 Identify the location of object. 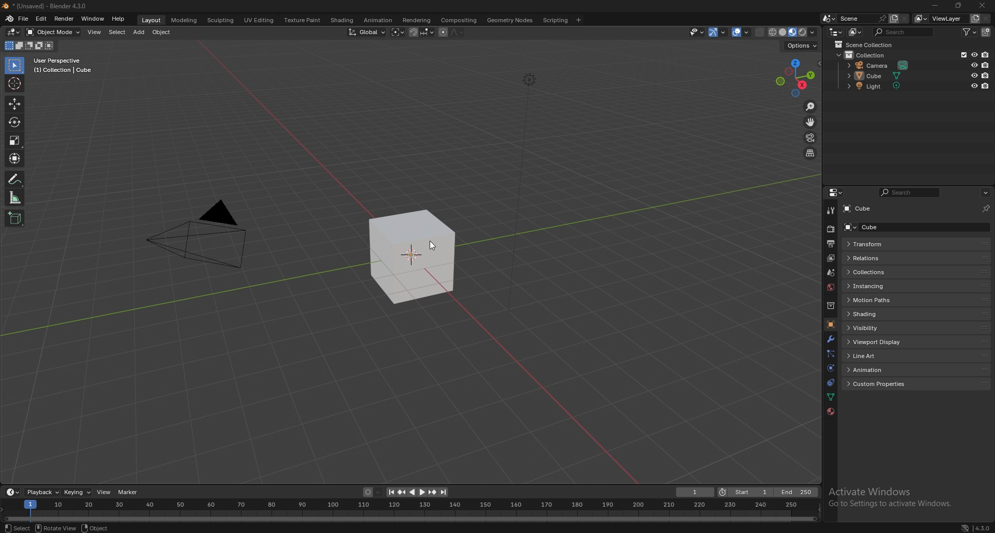
(162, 32).